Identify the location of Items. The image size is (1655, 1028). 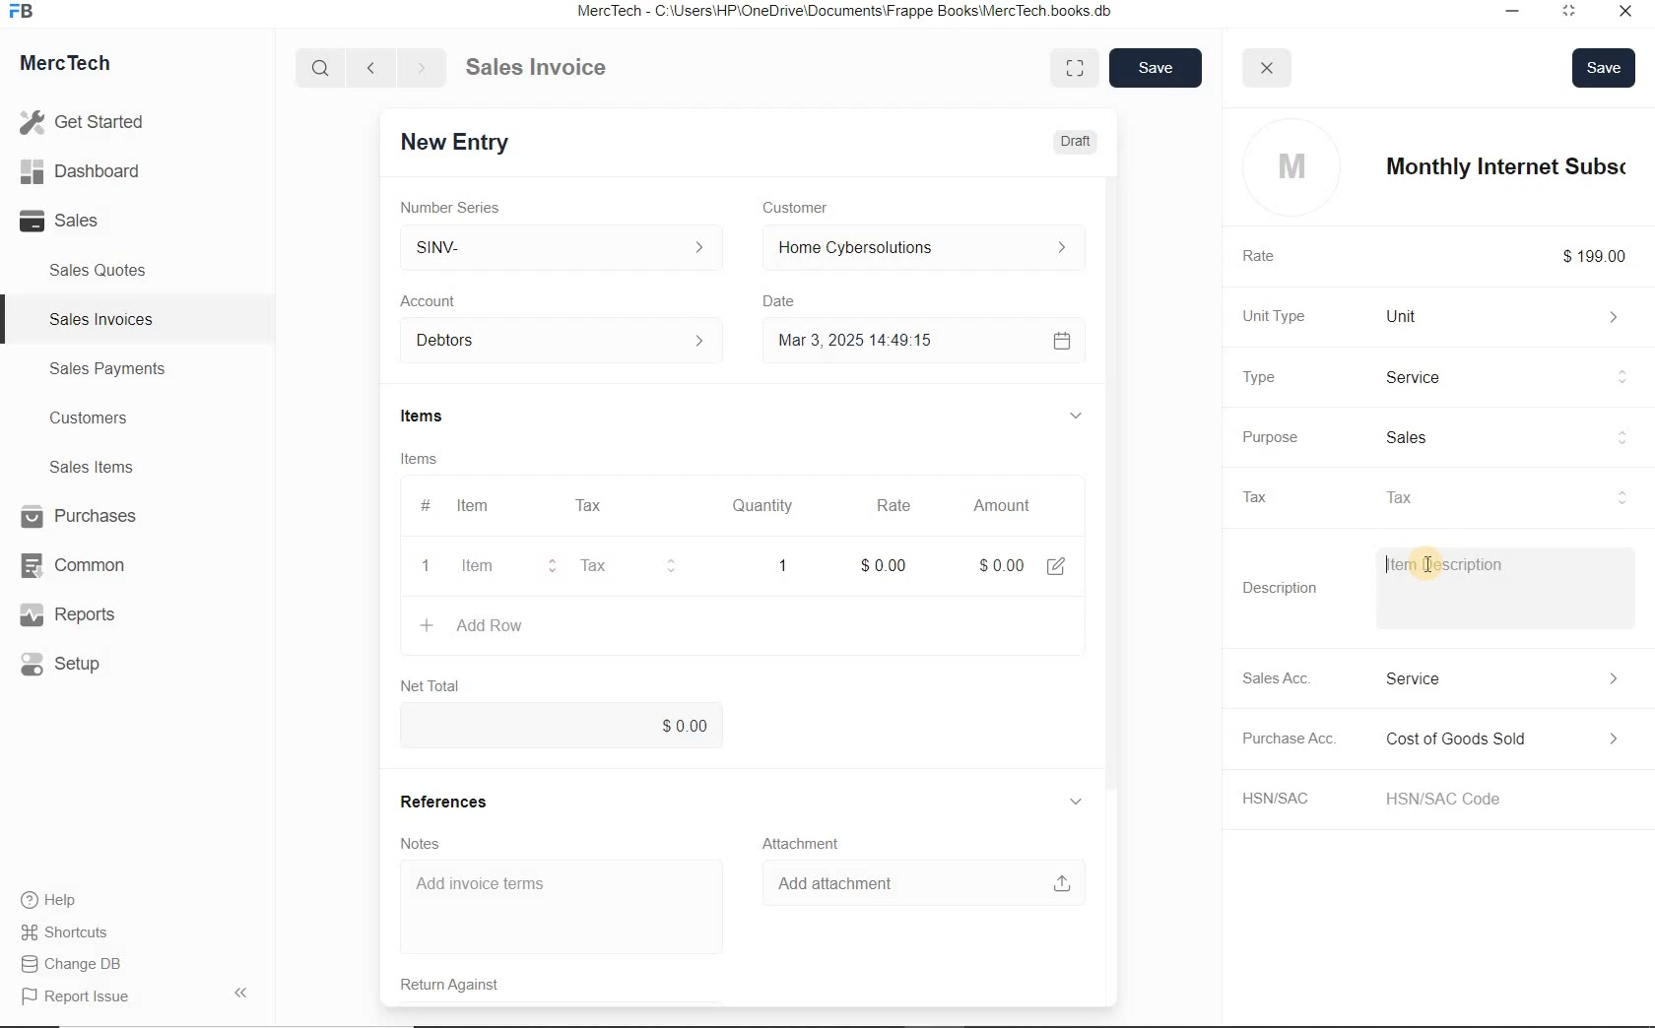
(430, 458).